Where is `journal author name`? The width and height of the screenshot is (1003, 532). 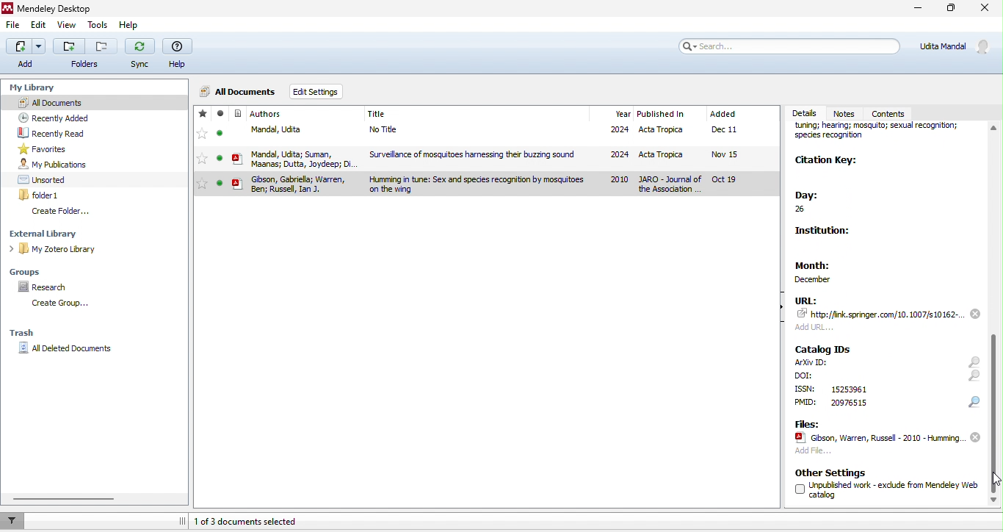
journal author name is located at coordinates (267, 114).